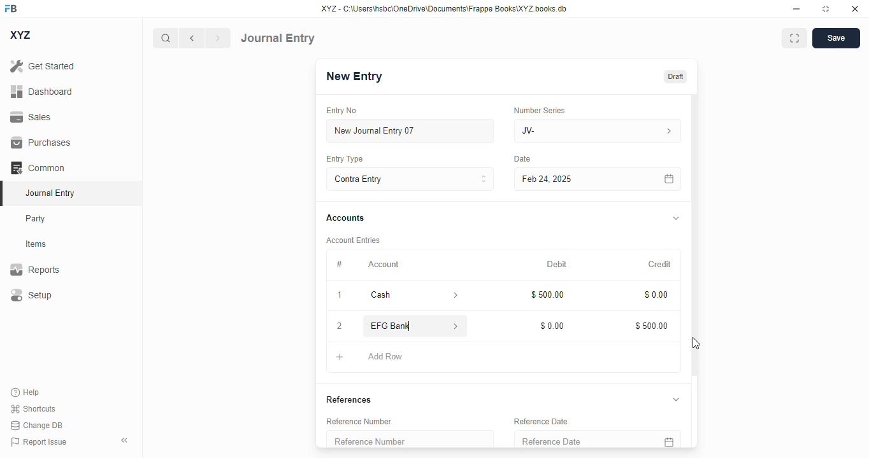  I want to click on toggle sidebar, so click(126, 440).